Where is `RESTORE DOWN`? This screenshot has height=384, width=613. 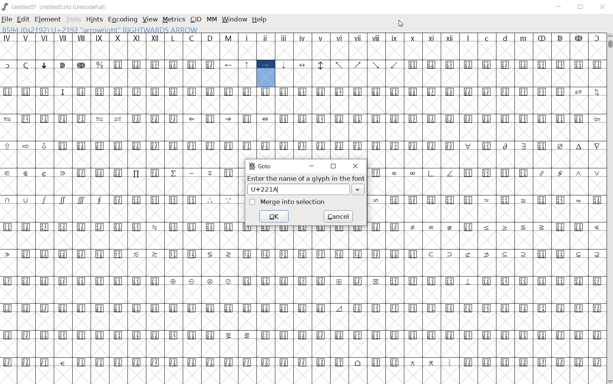
RESTORE DOWN is located at coordinates (581, 7).